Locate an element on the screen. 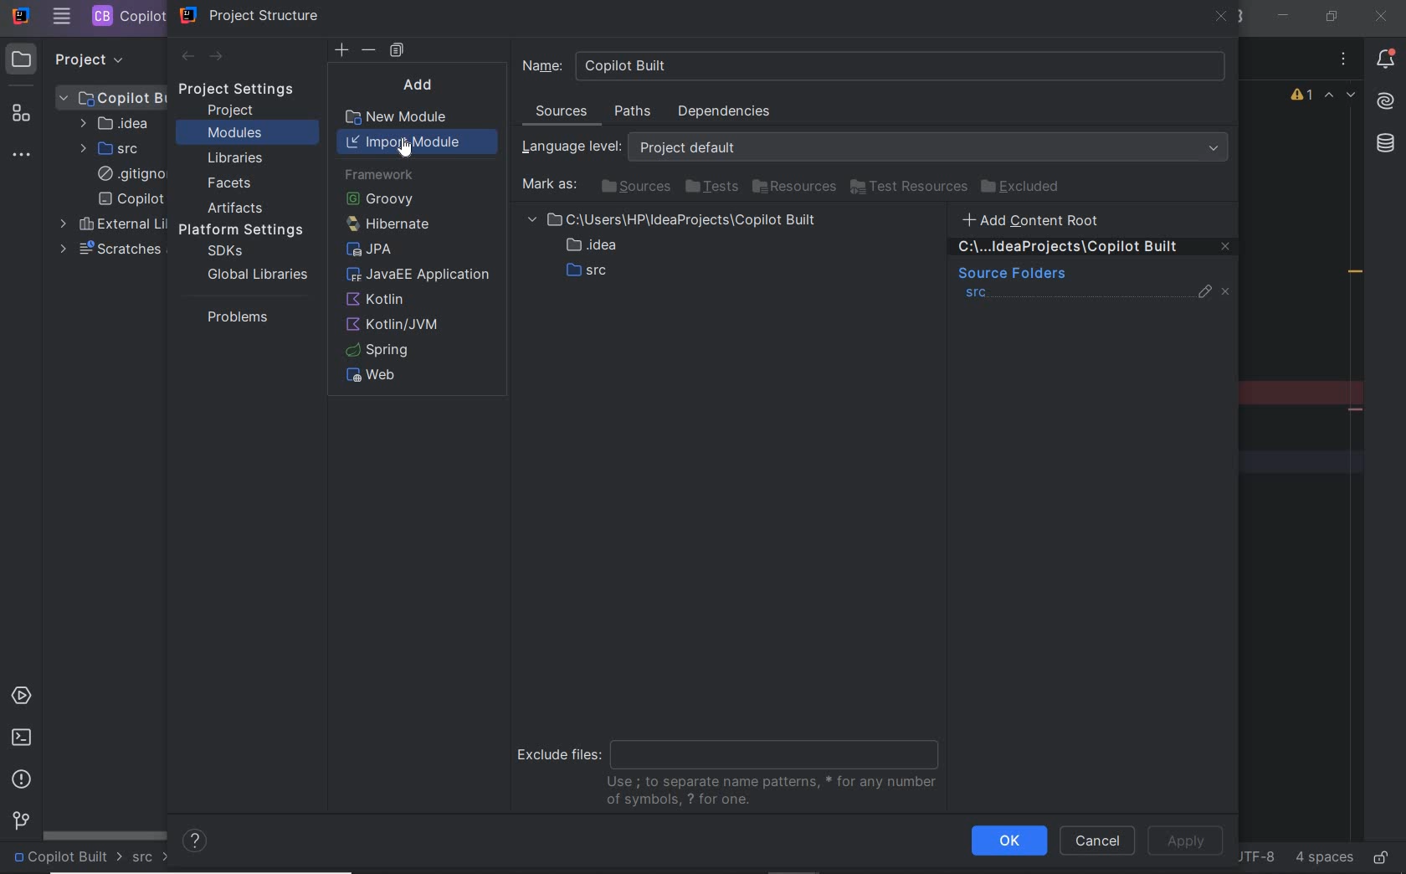 The height and width of the screenshot is (874, 1406). .gitignore is located at coordinates (128, 175).